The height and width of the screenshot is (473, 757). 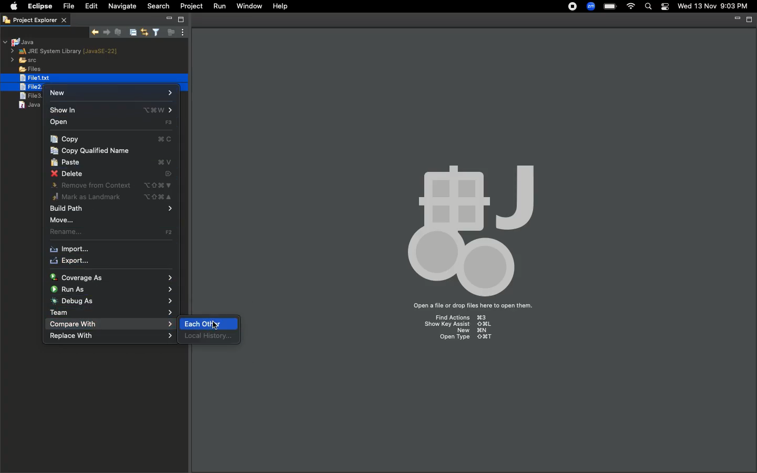 What do you see at coordinates (23, 98) in the screenshot?
I see `file3.text` at bounding box center [23, 98].